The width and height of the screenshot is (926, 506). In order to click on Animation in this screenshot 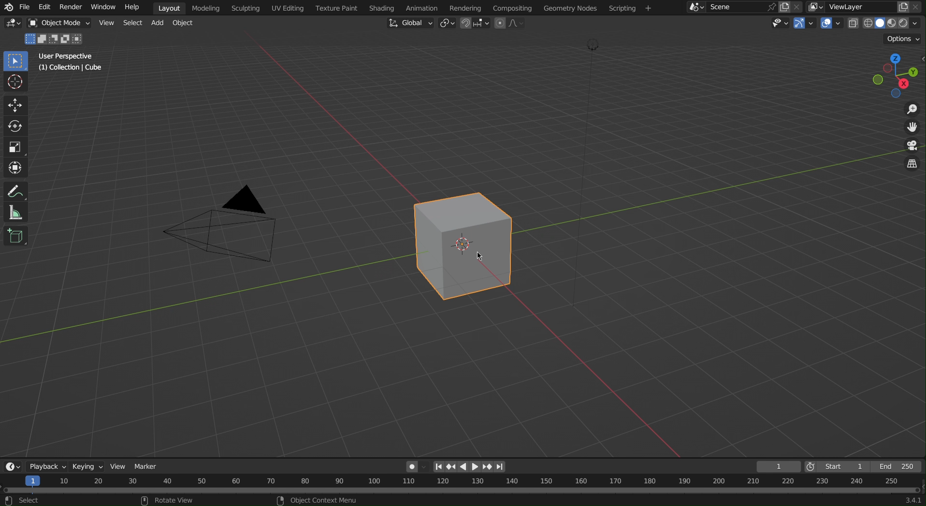, I will do `click(423, 8)`.